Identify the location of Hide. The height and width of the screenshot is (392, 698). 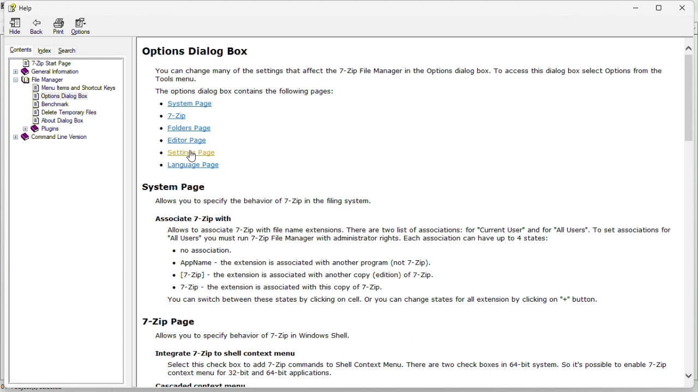
(15, 27).